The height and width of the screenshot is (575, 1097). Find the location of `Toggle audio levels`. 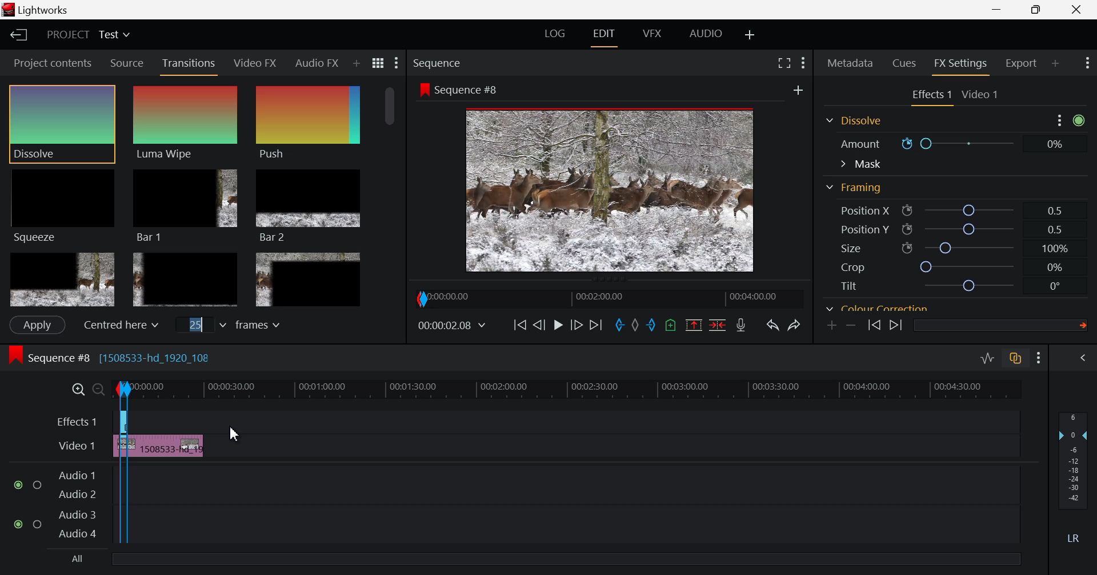

Toggle audio levels is located at coordinates (987, 359).